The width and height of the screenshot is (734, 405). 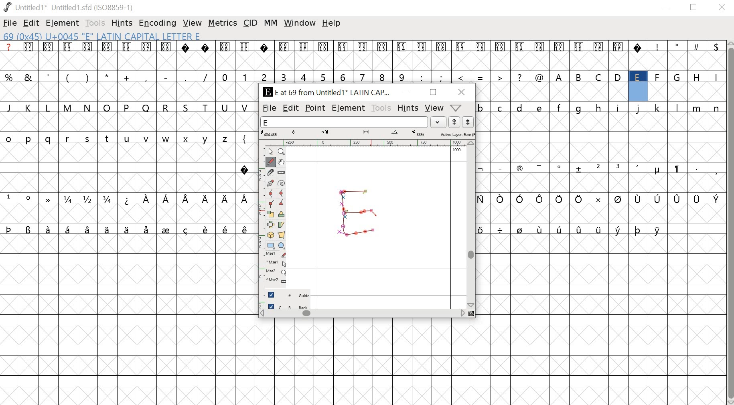 I want to click on down, so click(x=467, y=122).